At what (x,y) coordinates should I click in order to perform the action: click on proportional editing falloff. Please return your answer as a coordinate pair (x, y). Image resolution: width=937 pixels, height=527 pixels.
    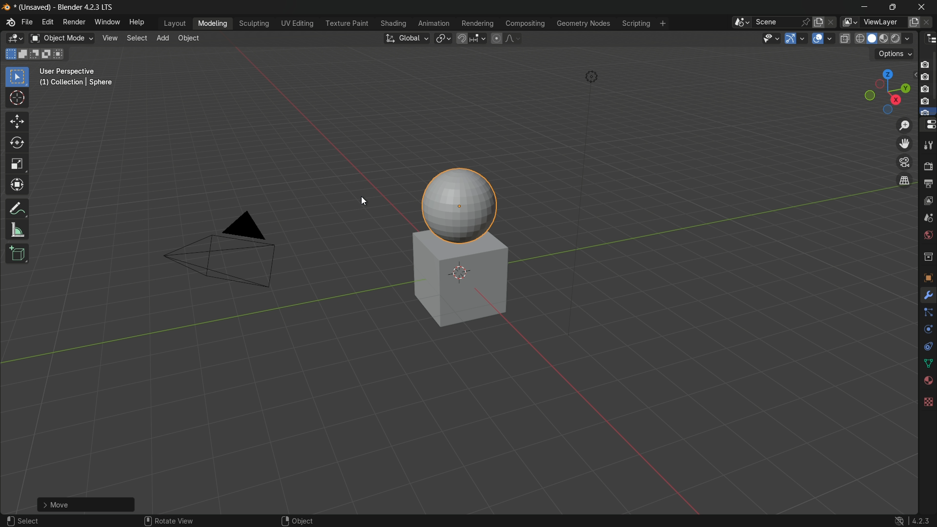
    Looking at the image, I should click on (513, 38).